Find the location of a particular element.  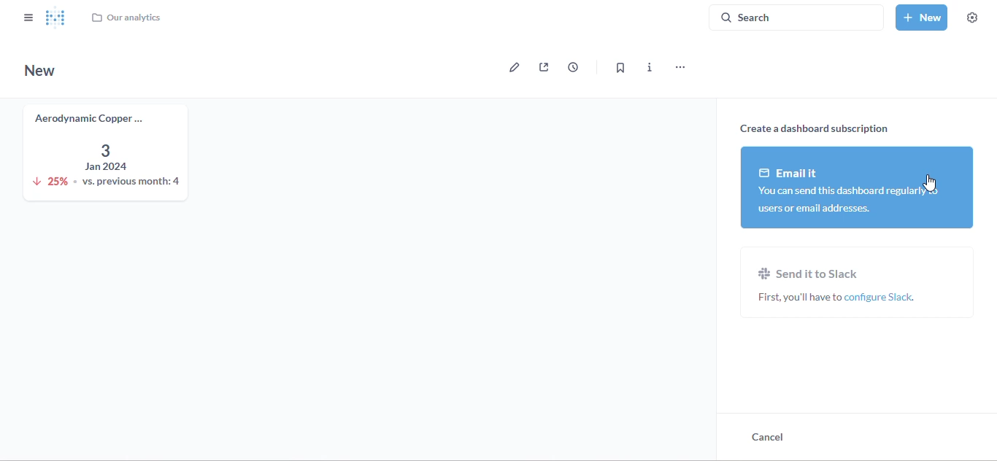

new is located at coordinates (40, 70).